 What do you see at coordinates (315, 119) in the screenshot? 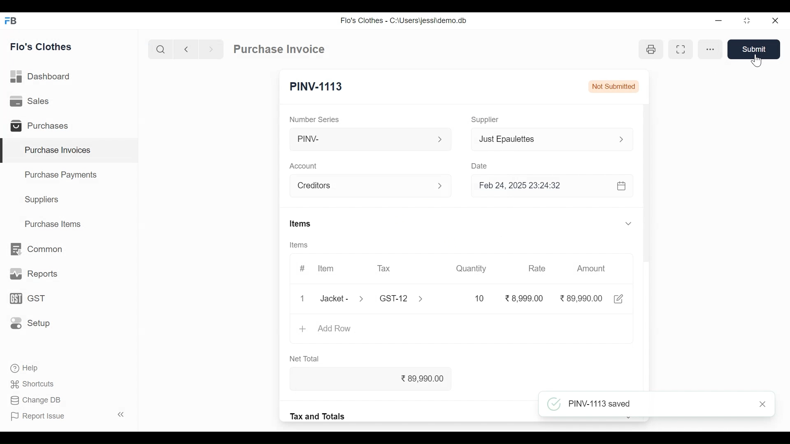
I see `Number Series` at bounding box center [315, 119].